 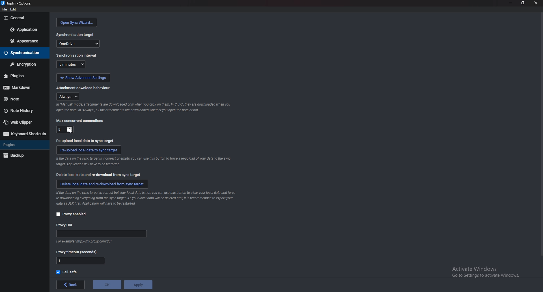 What do you see at coordinates (24, 18) in the screenshot?
I see `general` at bounding box center [24, 18].